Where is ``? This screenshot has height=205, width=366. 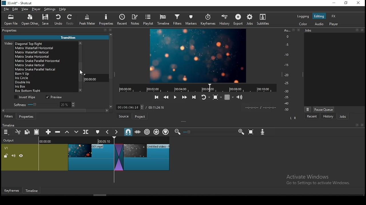
 is located at coordinates (293, 30).